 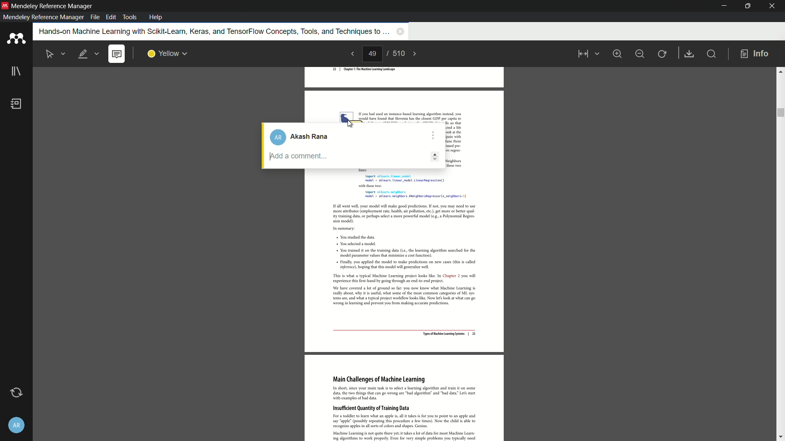 I want to click on app icon, so click(x=5, y=6).